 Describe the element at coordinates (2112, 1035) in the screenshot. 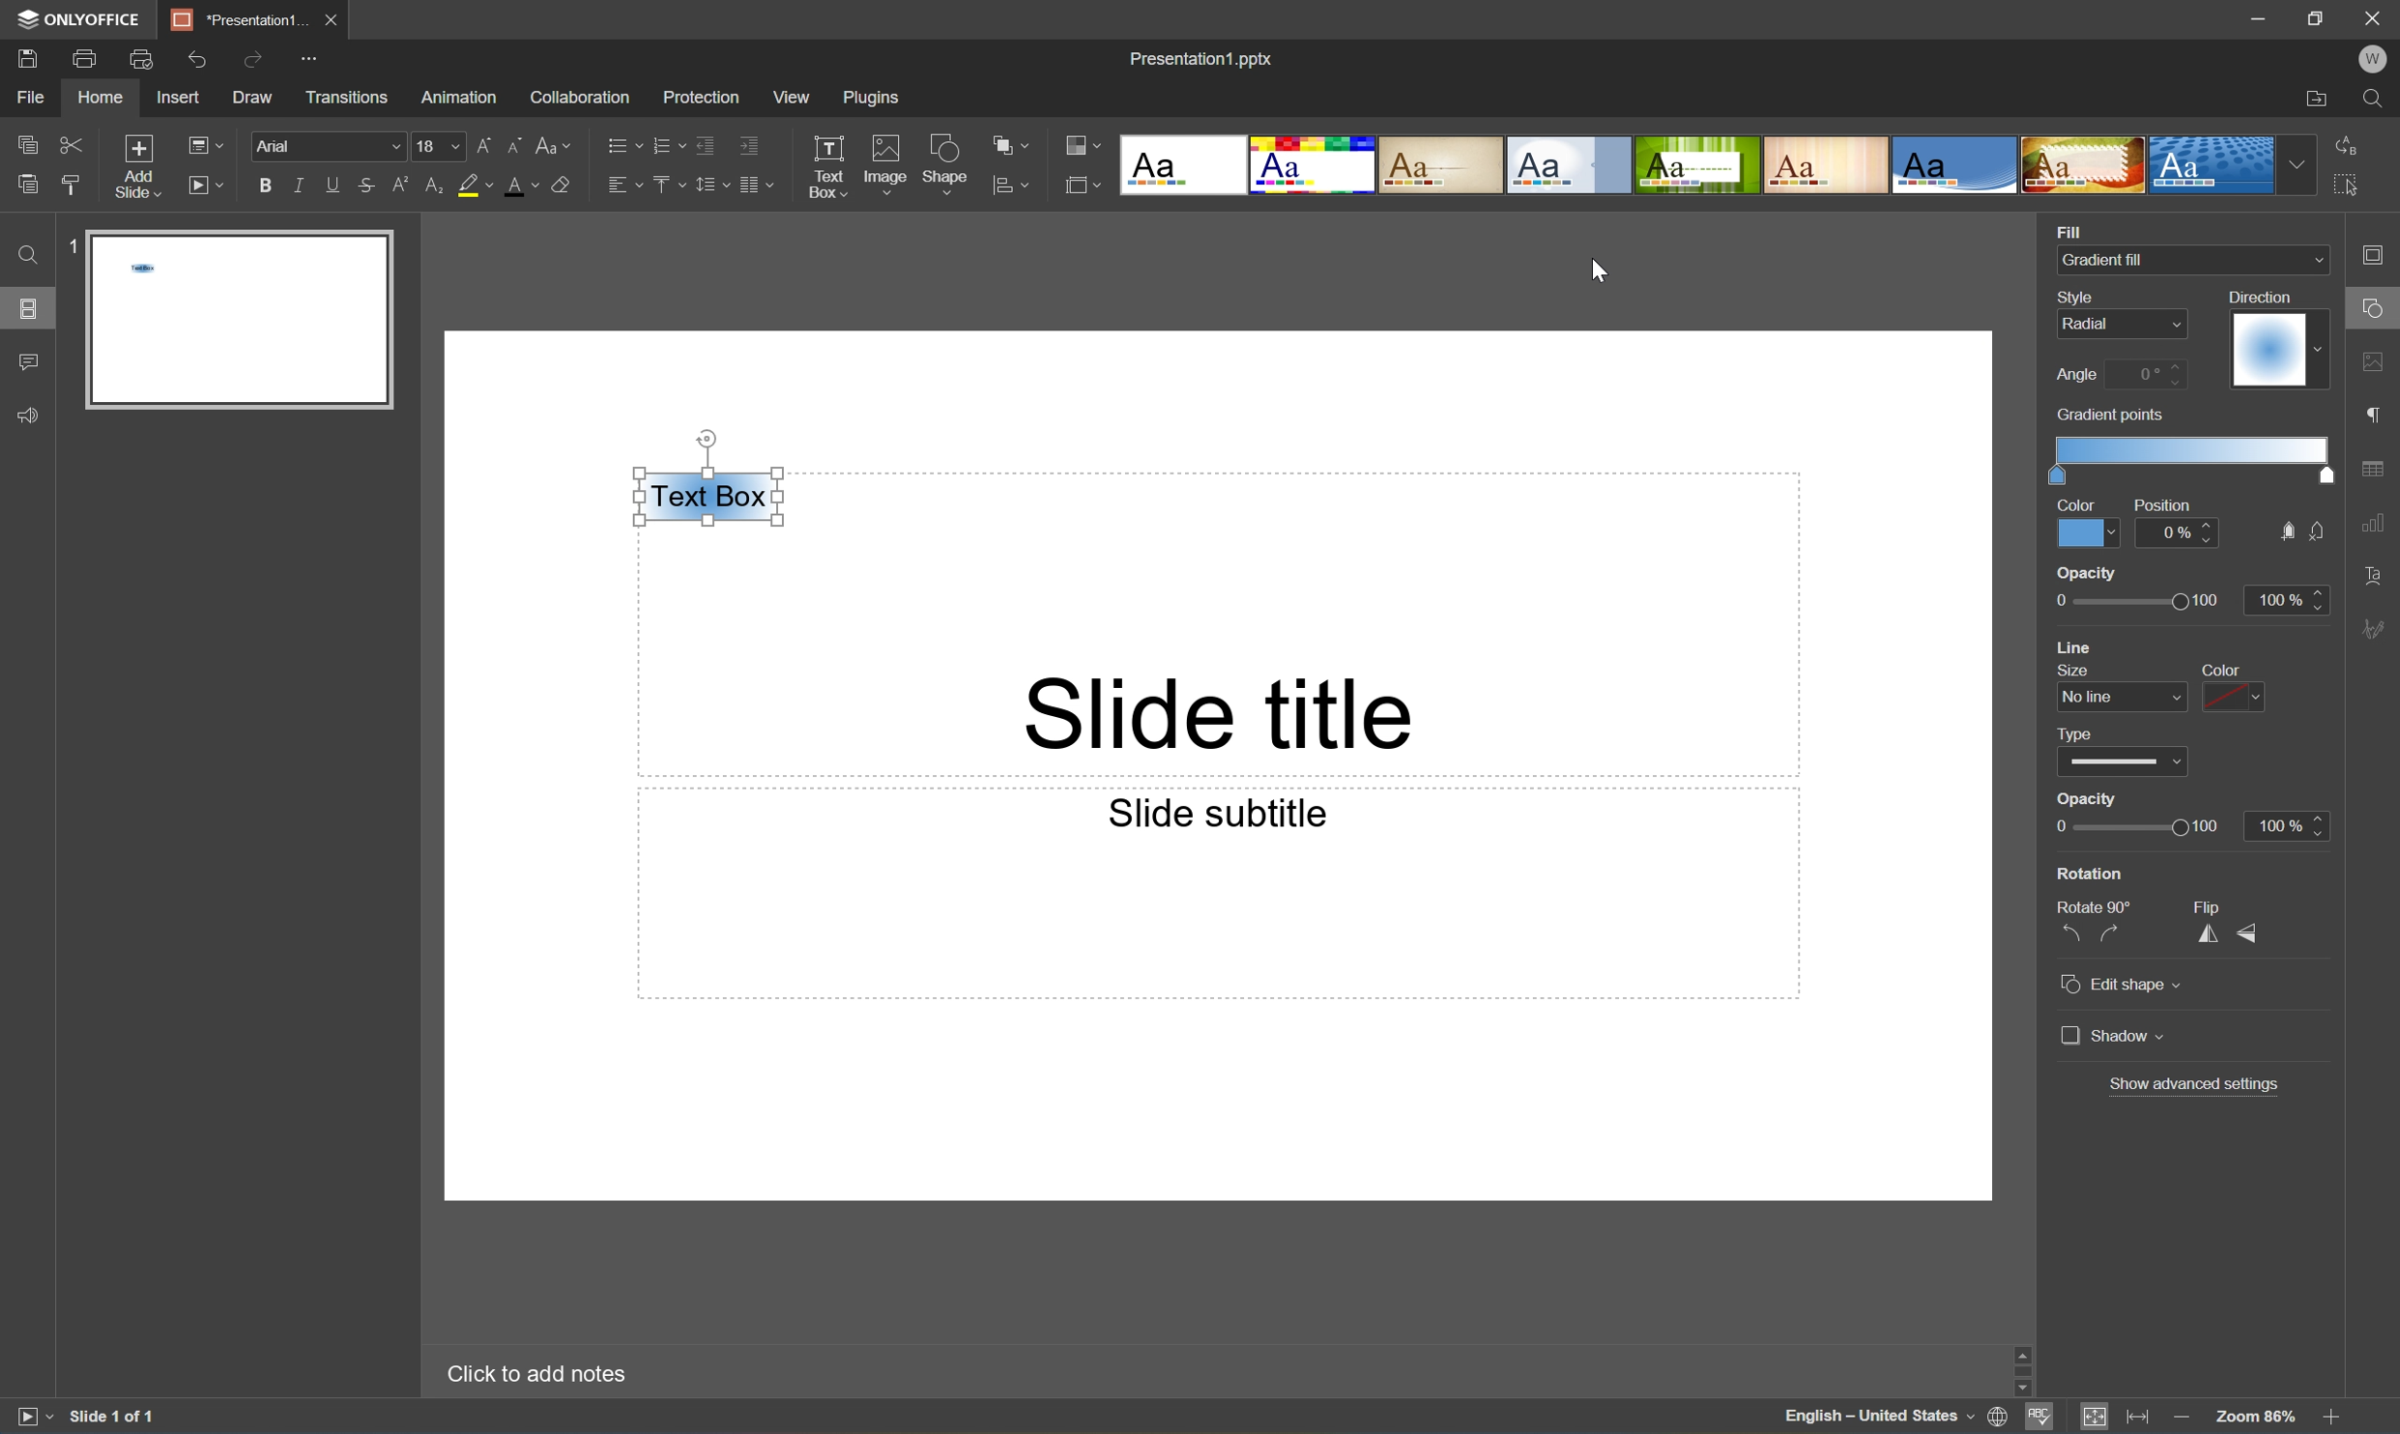

I see `Shadow` at that location.